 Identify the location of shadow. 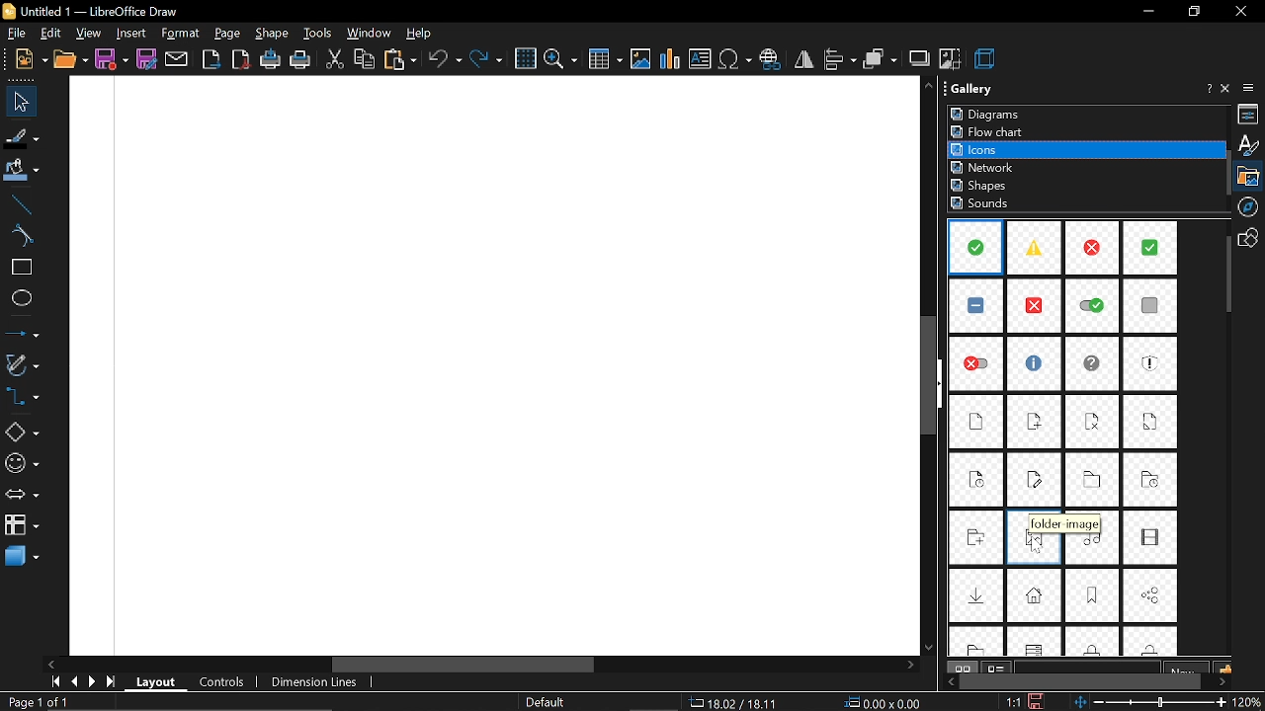
(919, 59).